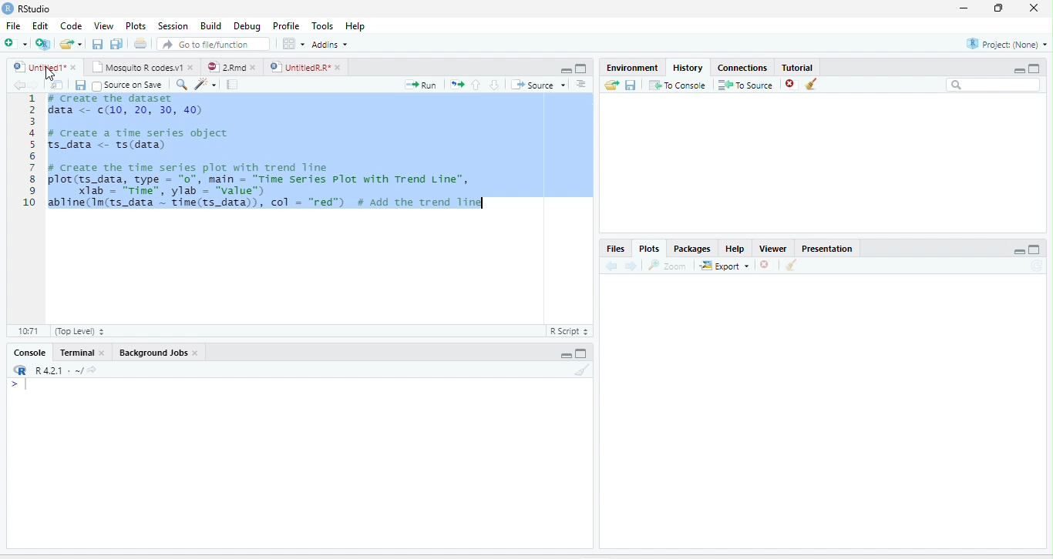 The height and width of the screenshot is (559, 1053). Describe the element at coordinates (631, 85) in the screenshot. I see `Save history into a file` at that location.